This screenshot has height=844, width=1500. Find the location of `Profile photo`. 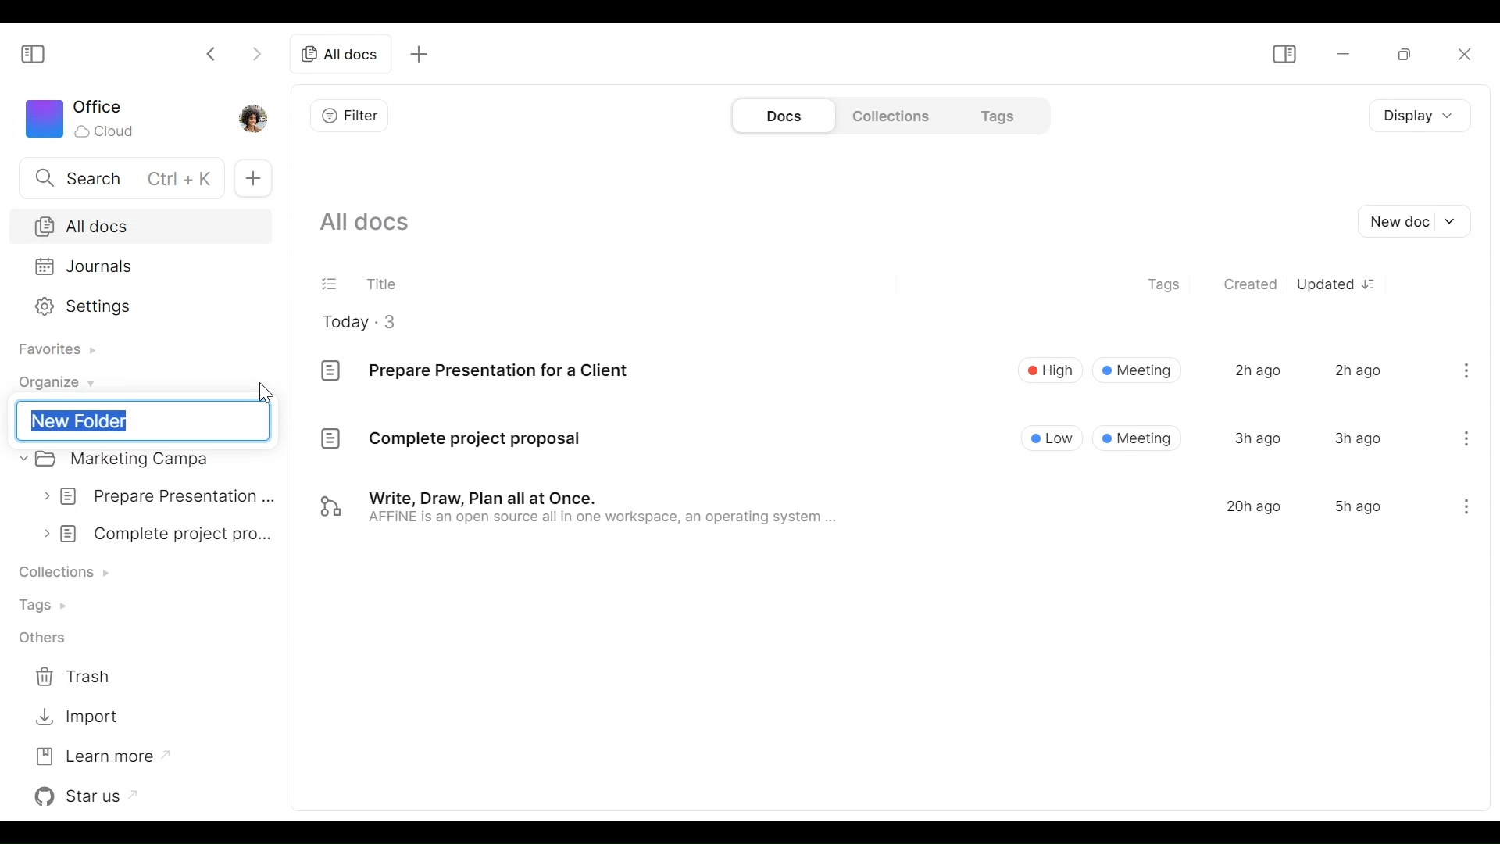

Profile photo is located at coordinates (259, 117).